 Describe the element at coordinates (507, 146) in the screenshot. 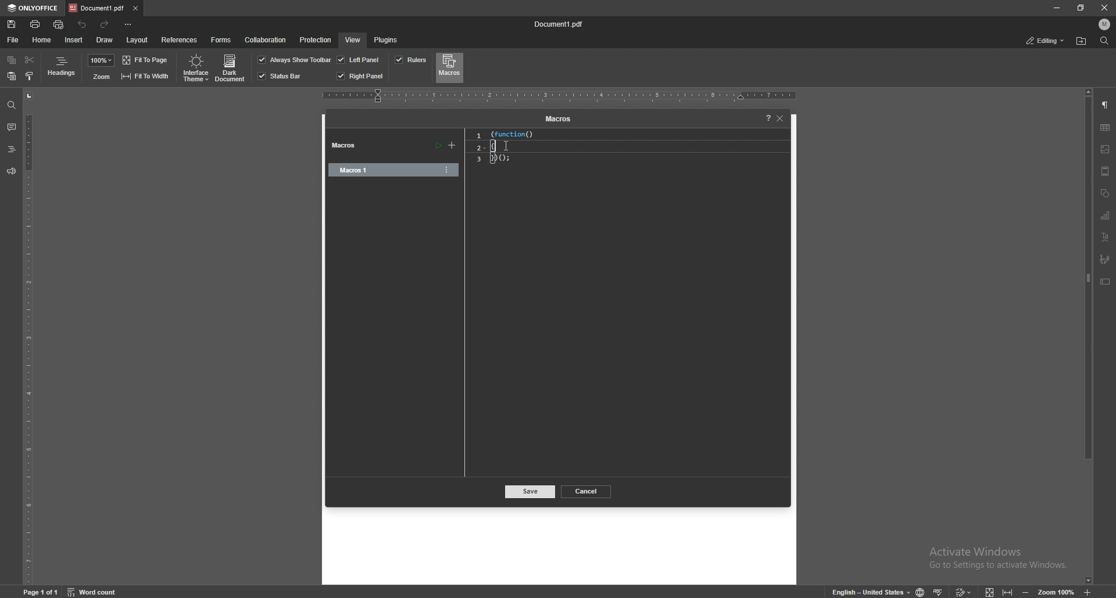

I see `Cursor` at that location.